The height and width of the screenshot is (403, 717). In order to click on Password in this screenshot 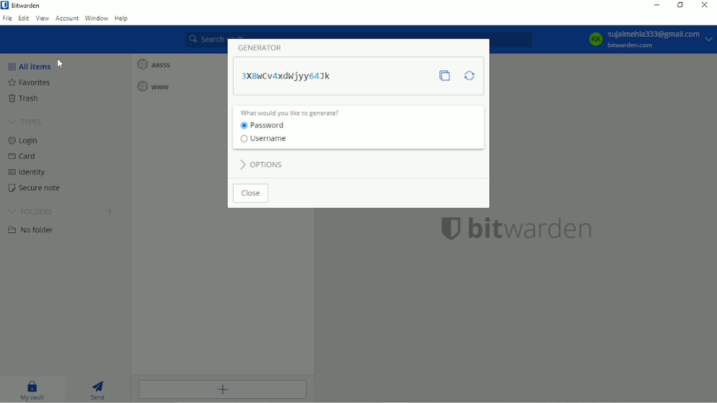, I will do `click(266, 126)`.